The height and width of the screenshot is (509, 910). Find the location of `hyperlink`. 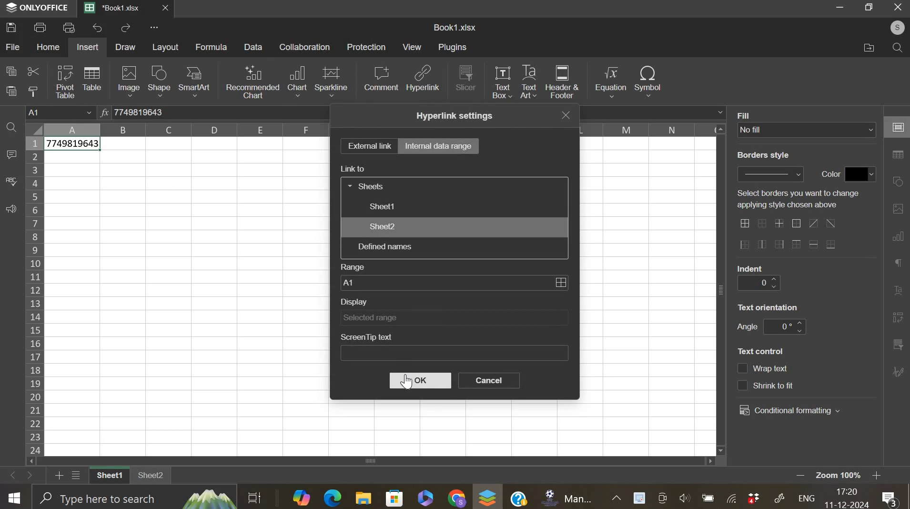

hyperlink is located at coordinates (424, 81).